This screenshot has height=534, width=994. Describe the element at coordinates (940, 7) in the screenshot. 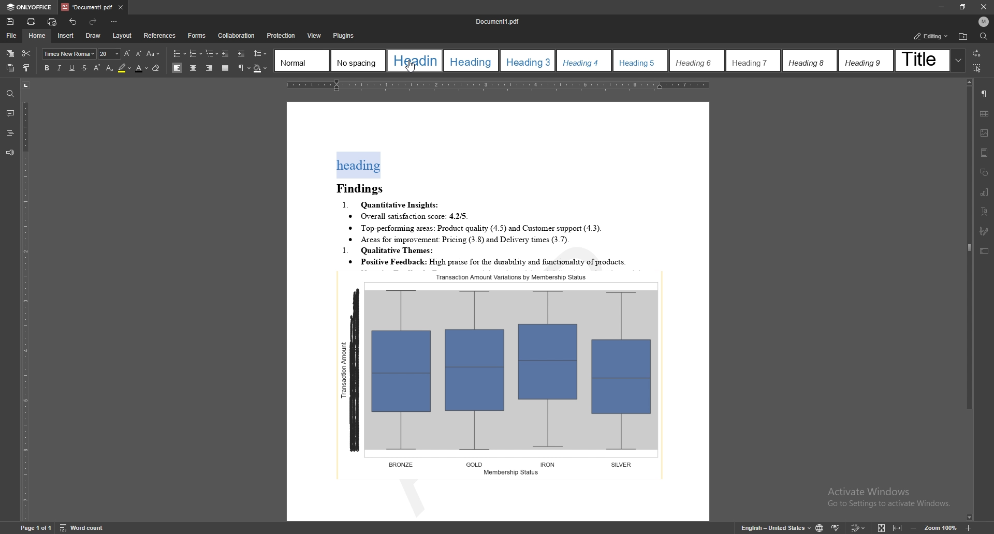

I see `minimize` at that location.